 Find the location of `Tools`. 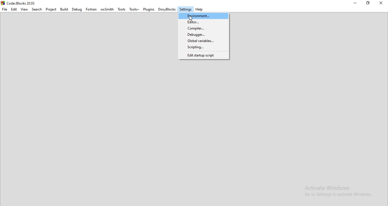

Tools is located at coordinates (122, 10).